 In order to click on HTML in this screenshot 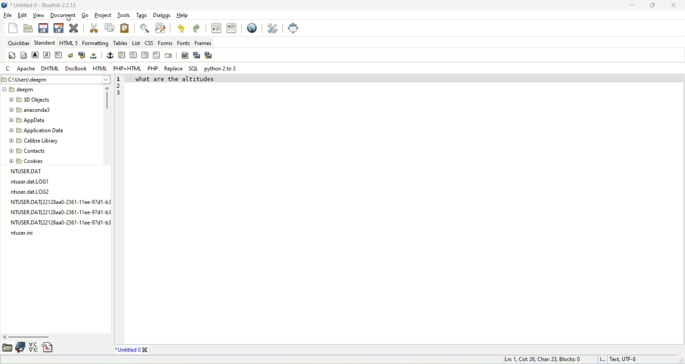, I will do `click(100, 69)`.